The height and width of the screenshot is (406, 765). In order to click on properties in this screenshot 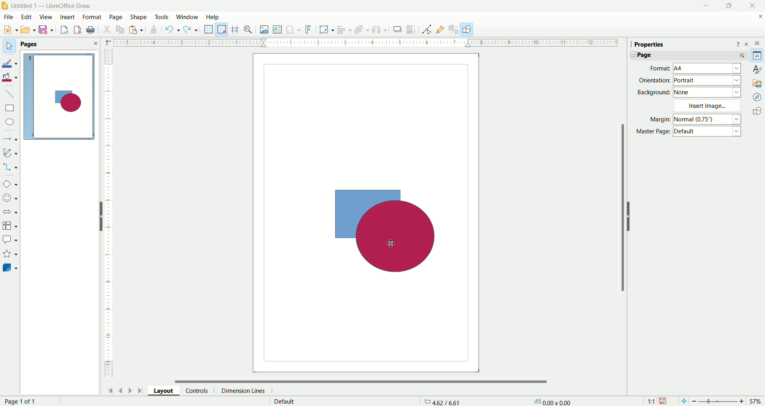, I will do `click(655, 45)`.